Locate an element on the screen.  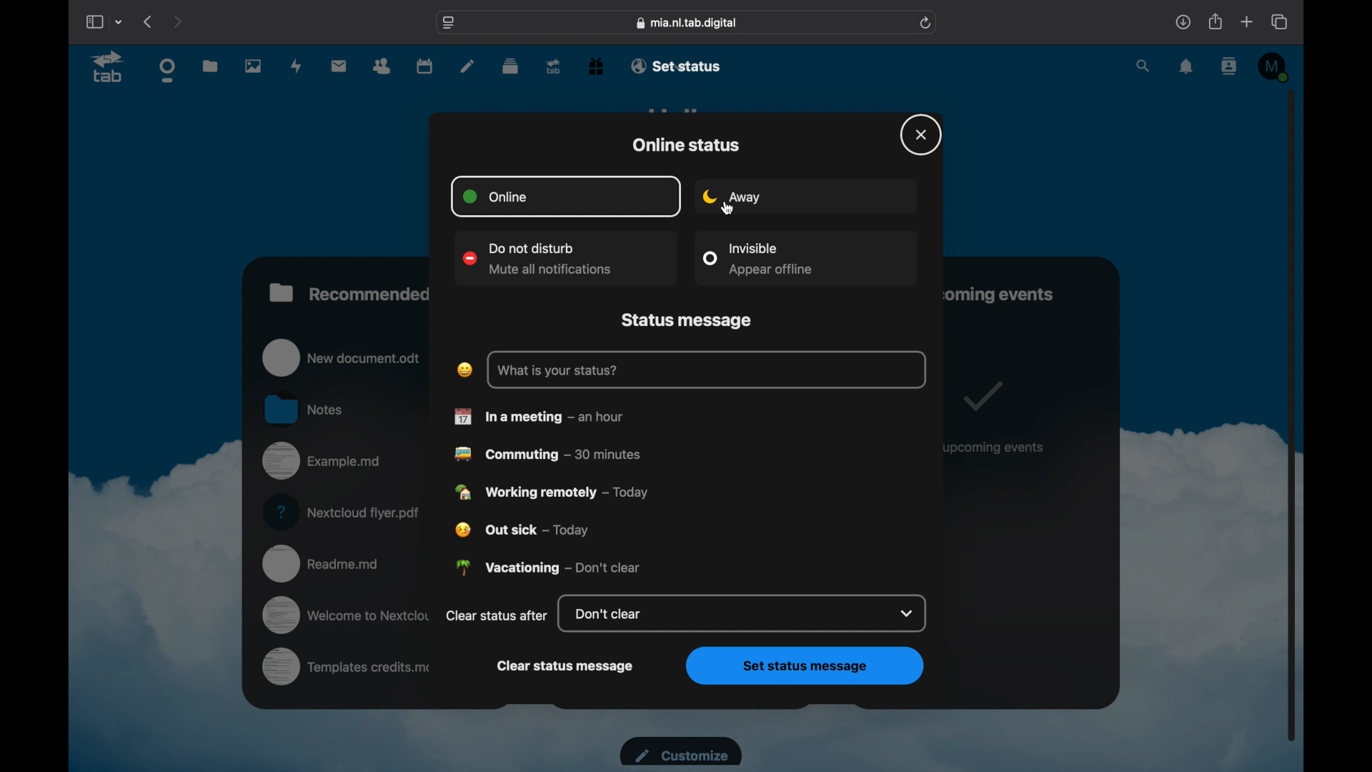
activity is located at coordinates (299, 66).